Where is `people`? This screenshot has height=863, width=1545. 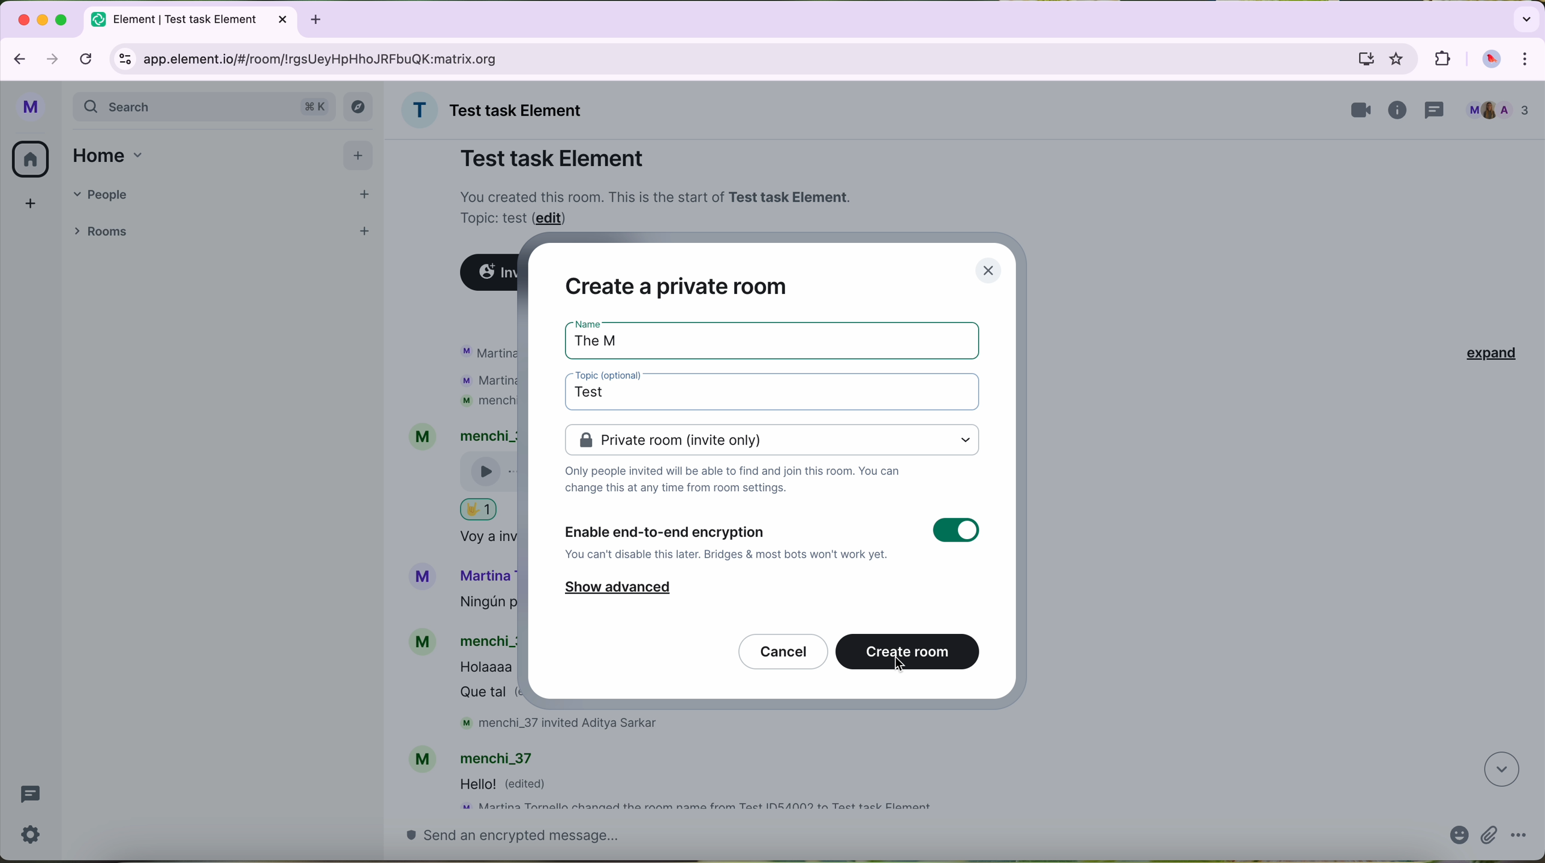
people is located at coordinates (1498, 110).